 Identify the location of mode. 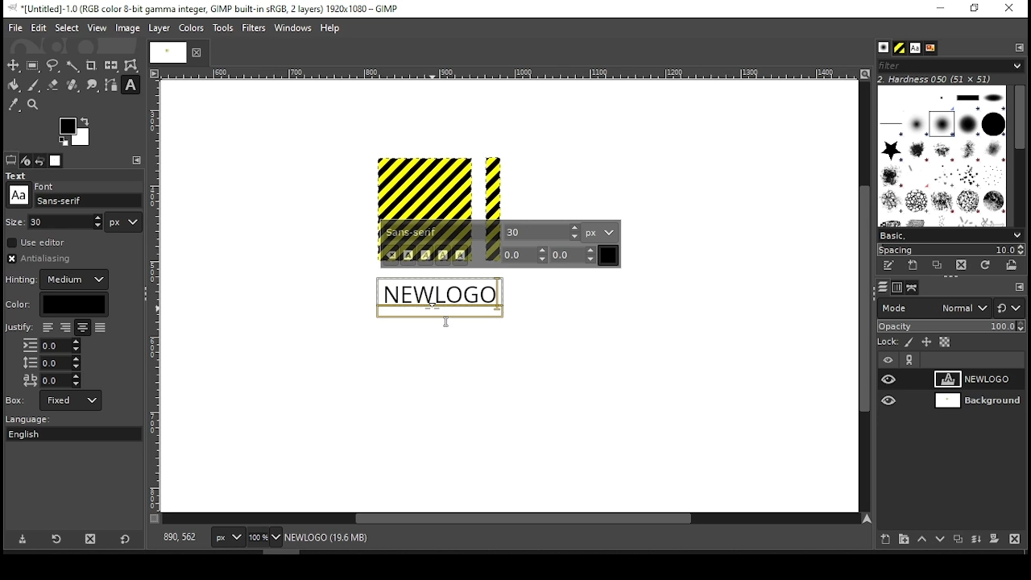
(934, 309).